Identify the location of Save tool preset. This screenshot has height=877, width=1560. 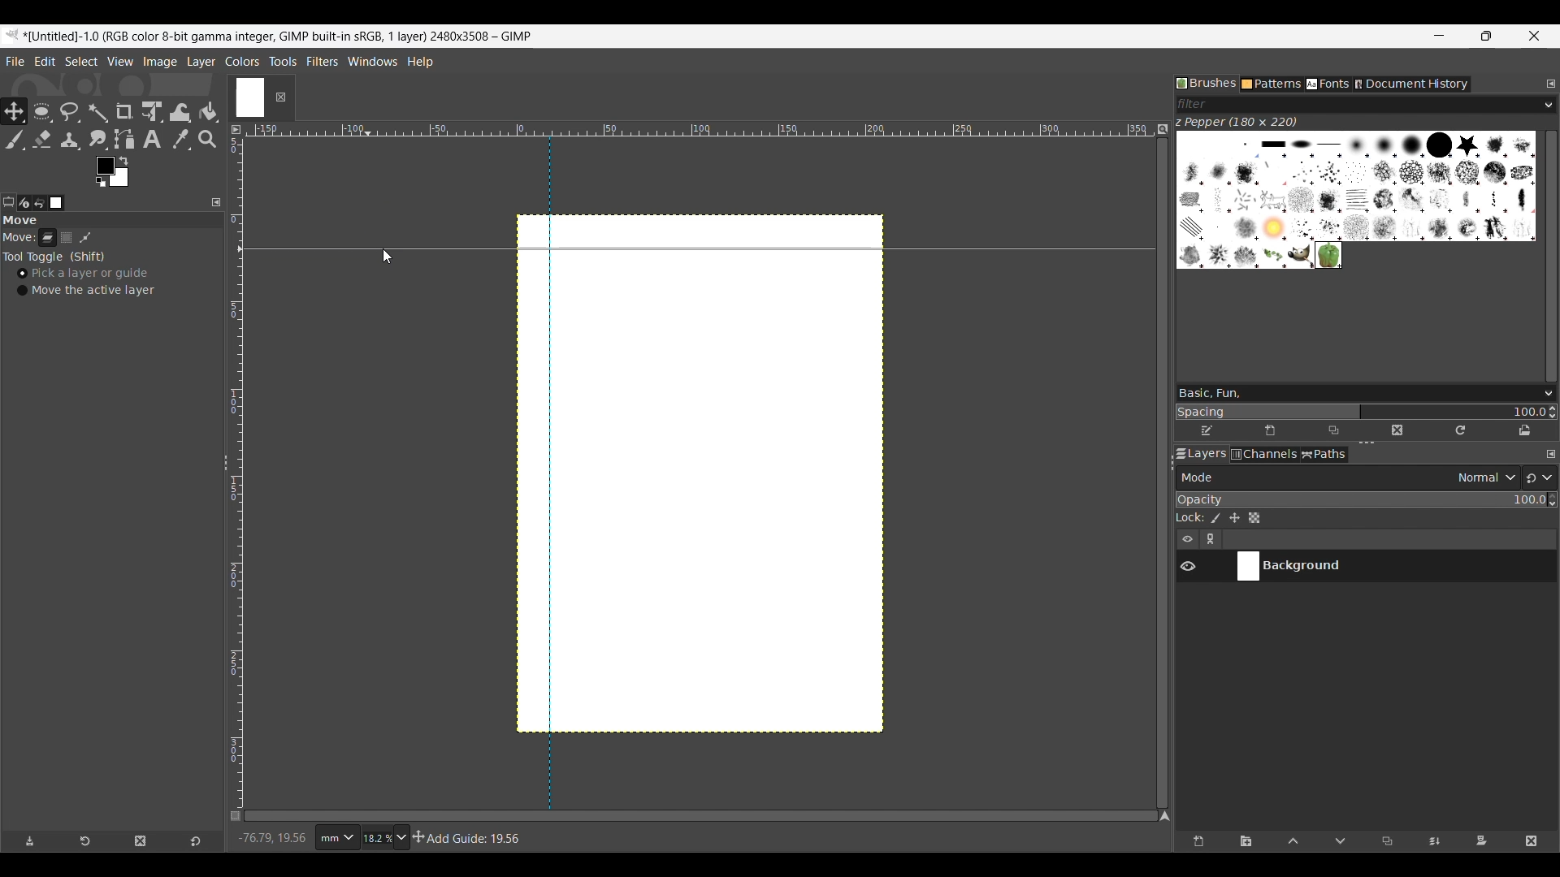
(30, 841).